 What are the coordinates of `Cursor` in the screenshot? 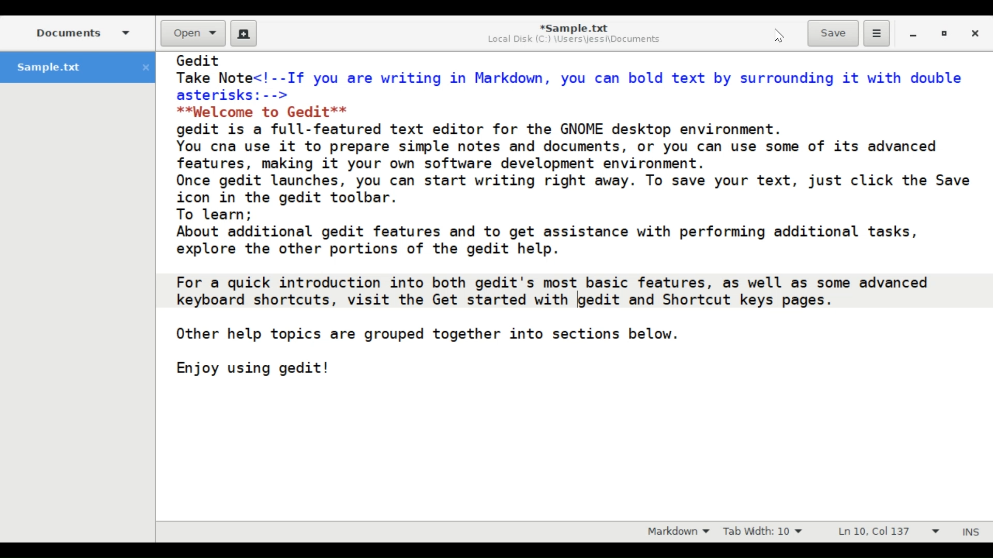 It's located at (781, 35).